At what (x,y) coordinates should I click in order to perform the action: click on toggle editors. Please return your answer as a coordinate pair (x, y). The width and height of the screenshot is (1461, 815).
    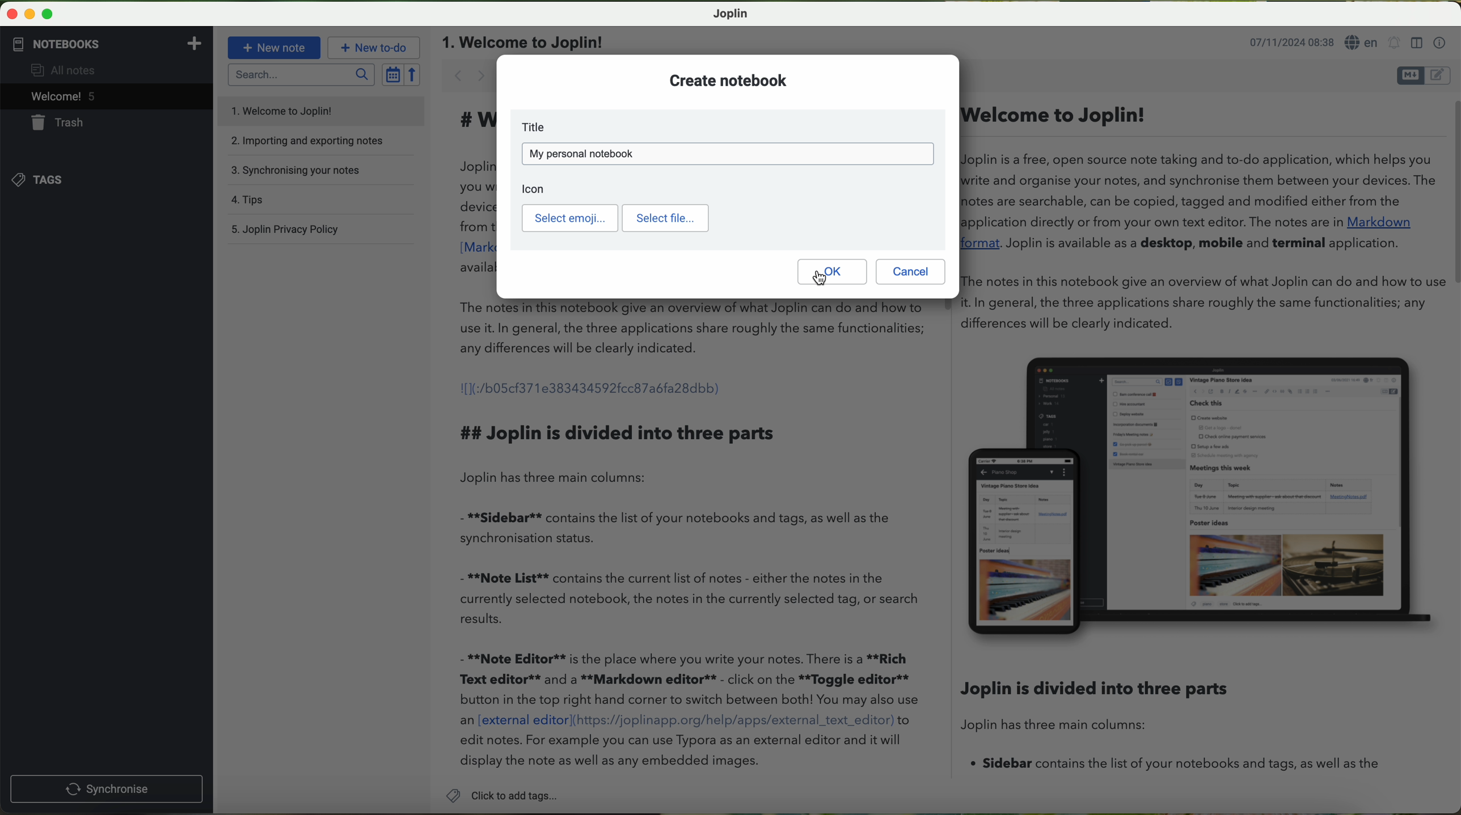
    Looking at the image, I should click on (1424, 76).